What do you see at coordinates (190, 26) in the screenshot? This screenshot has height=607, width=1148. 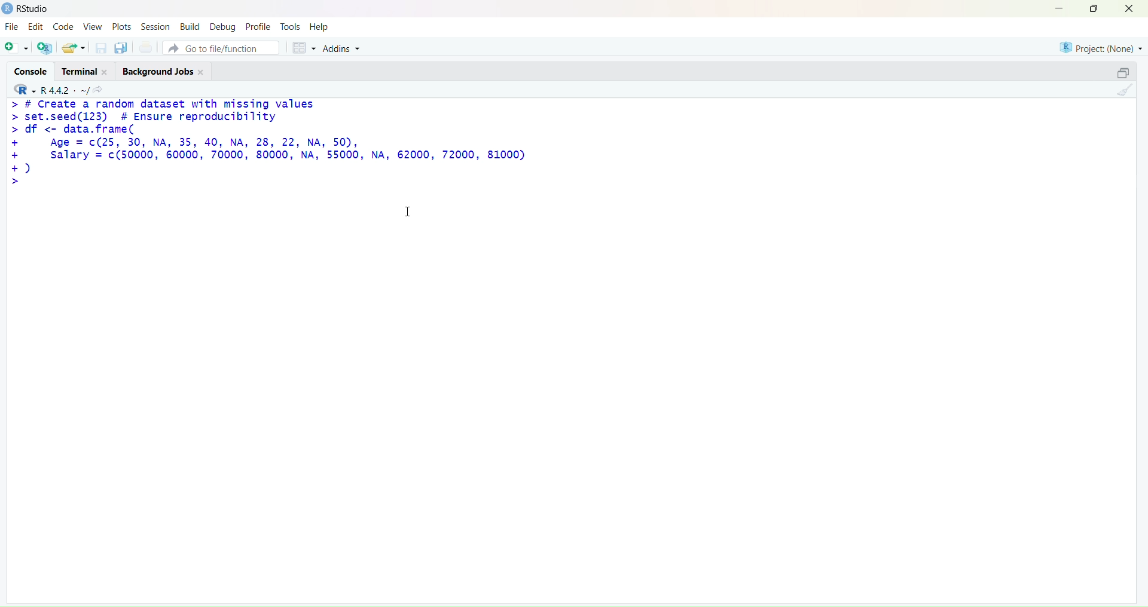 I see `build` at bounding box center [190, 26].